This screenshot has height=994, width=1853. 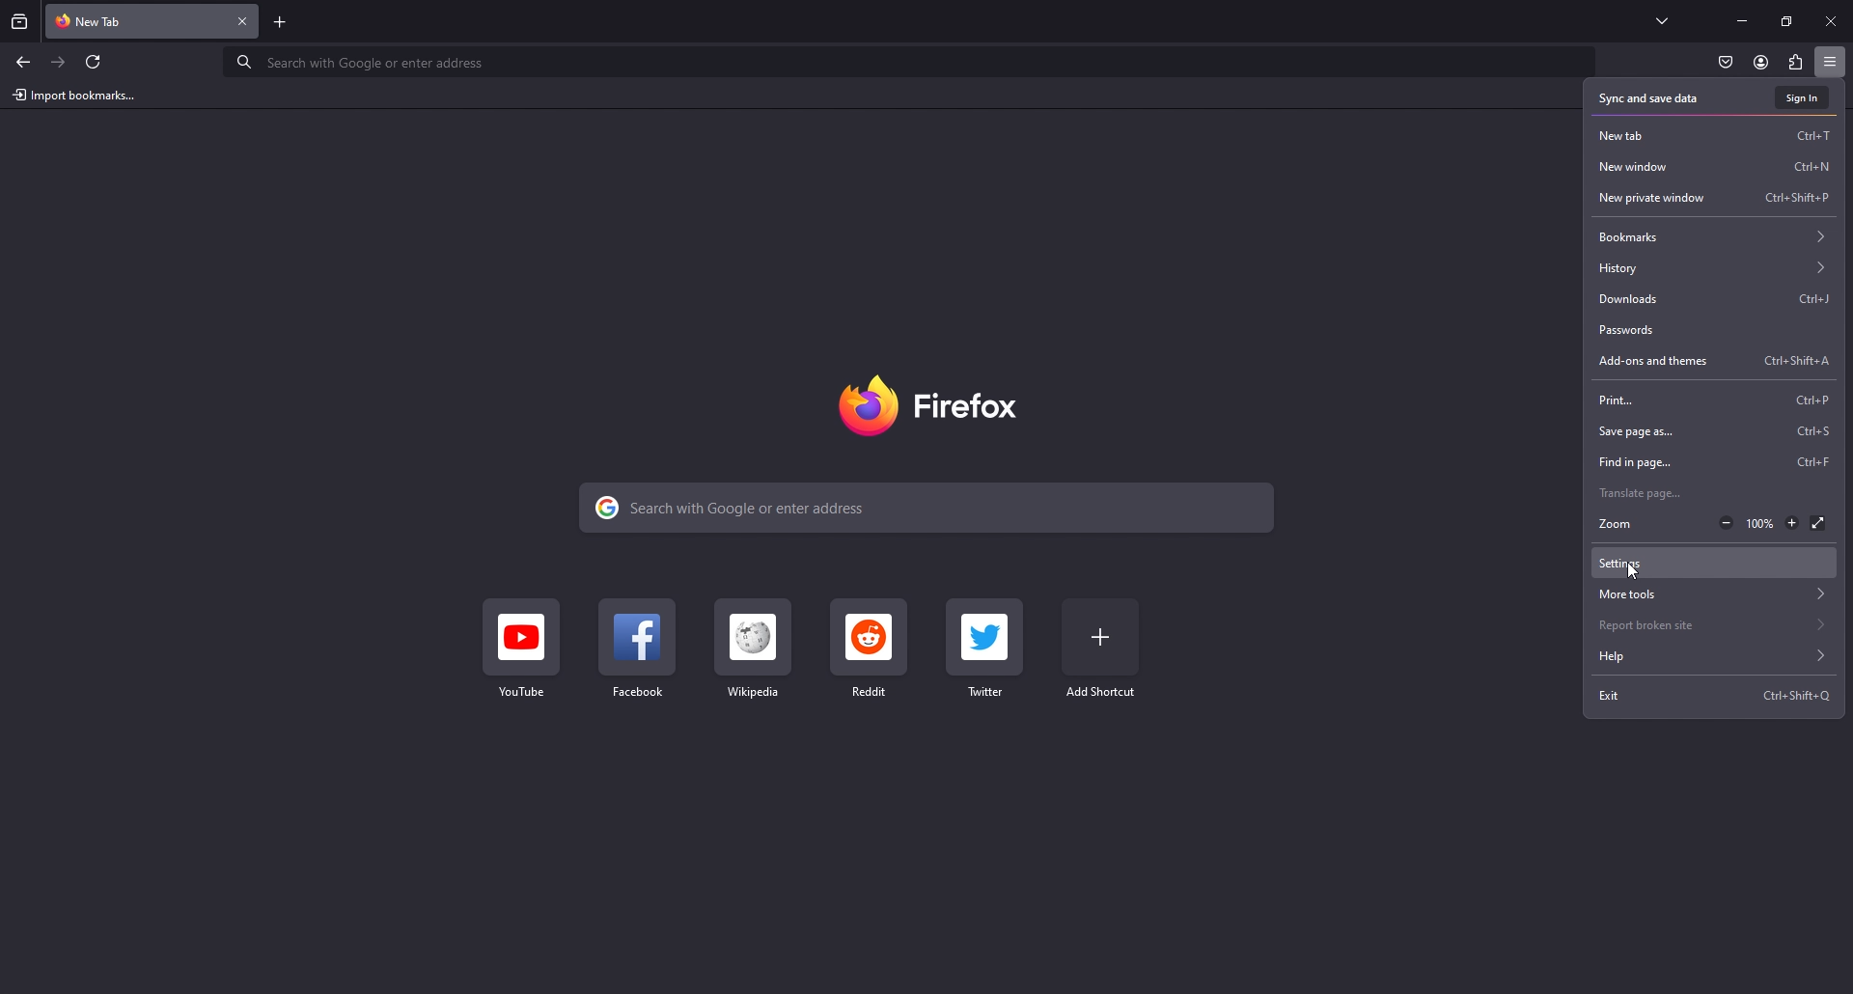 I want to click on search bar, so click(x=930, y=506).